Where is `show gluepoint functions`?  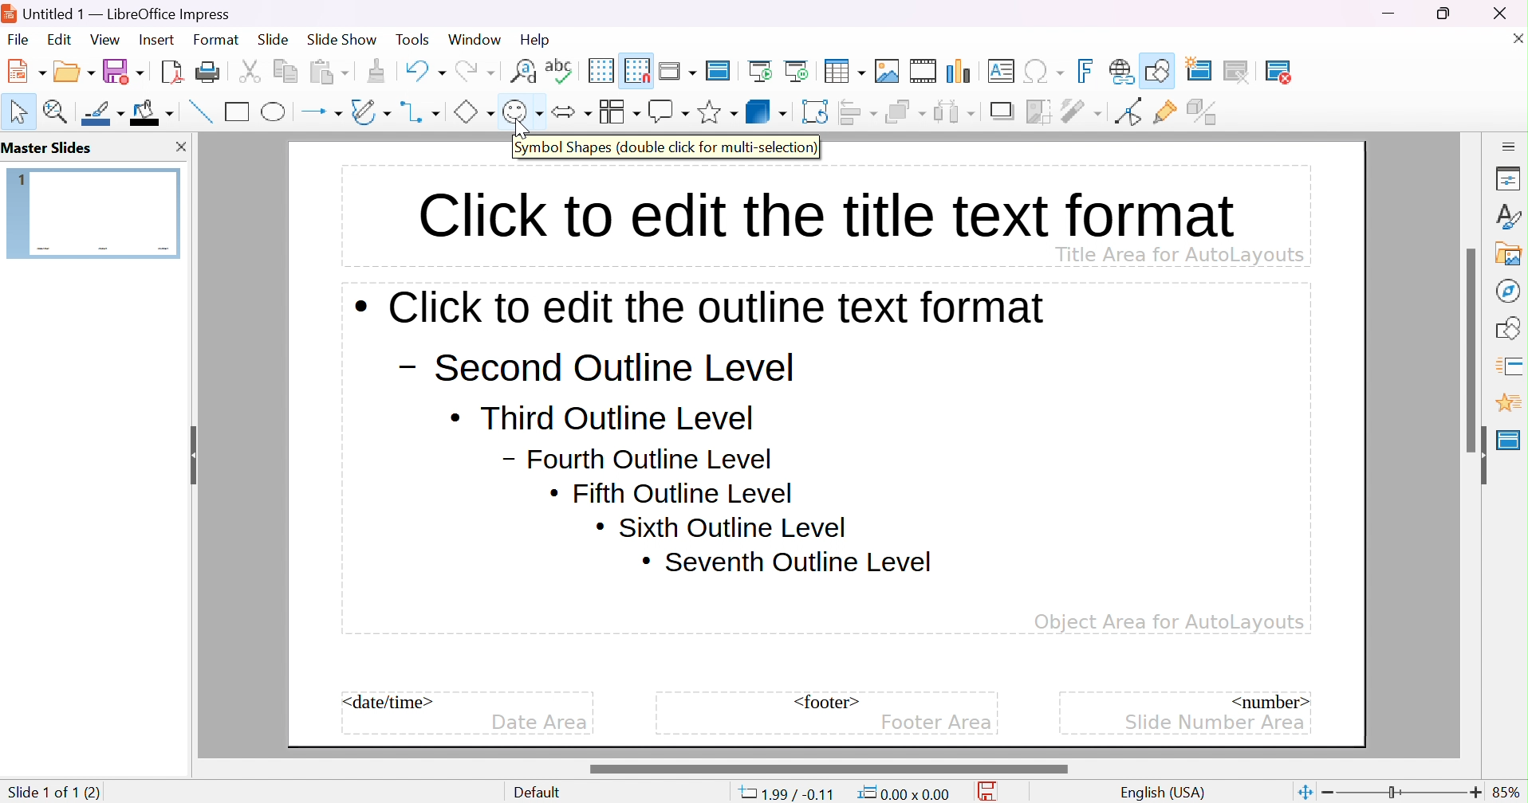 show gluepoint functions is located at coordinates (1165, 112).